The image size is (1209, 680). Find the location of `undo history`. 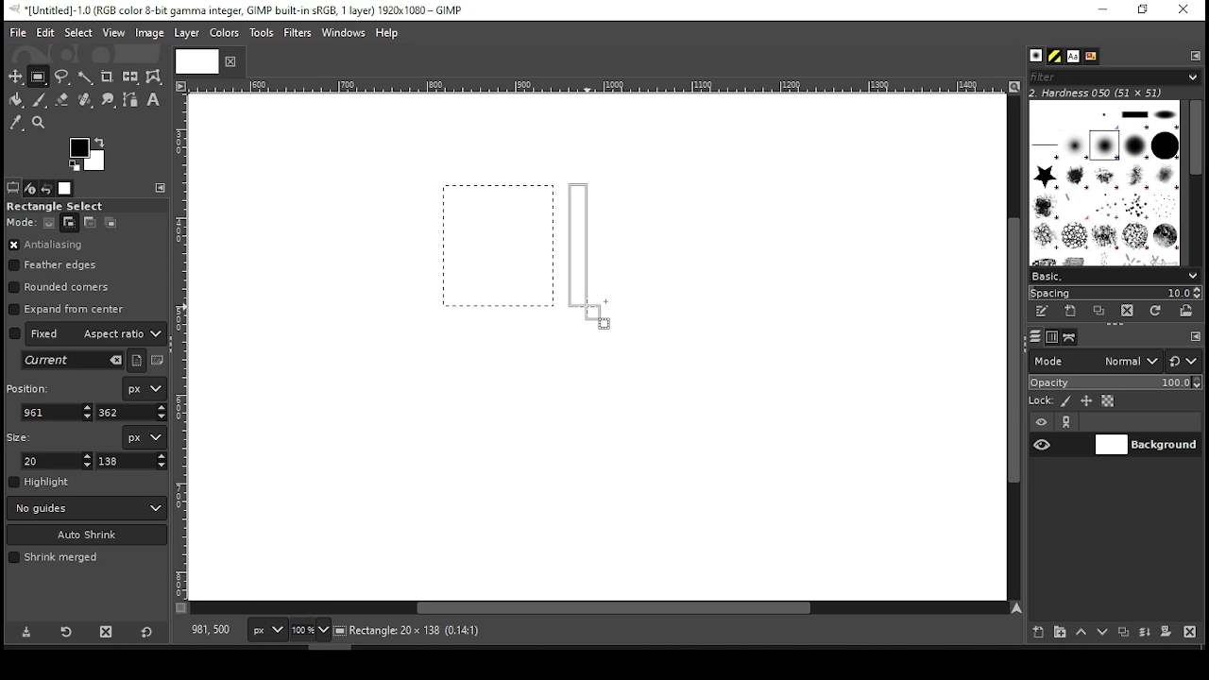

undo history is located at coordinates (48, 189).